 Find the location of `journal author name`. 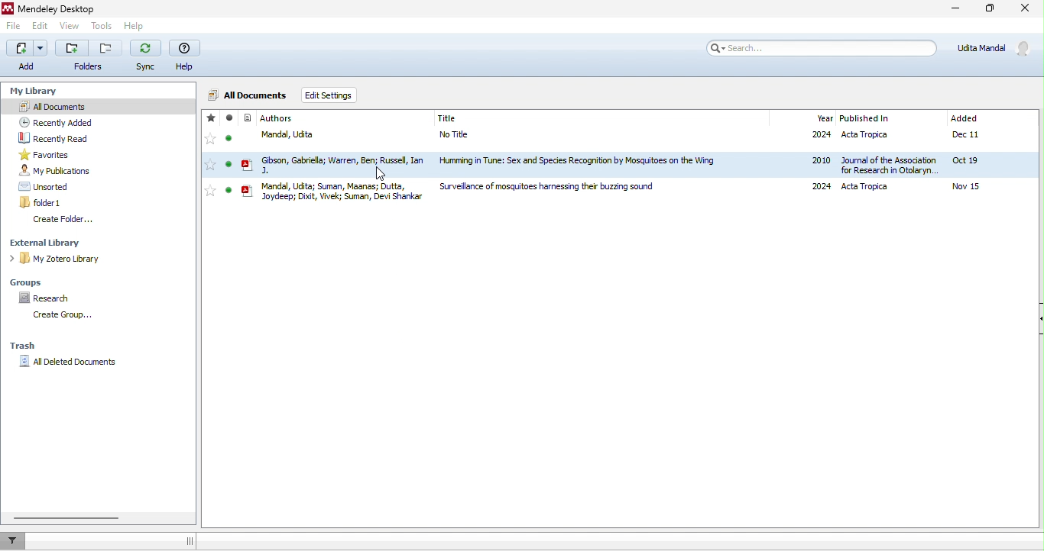

journal author name is located at coordinates (280, 118).